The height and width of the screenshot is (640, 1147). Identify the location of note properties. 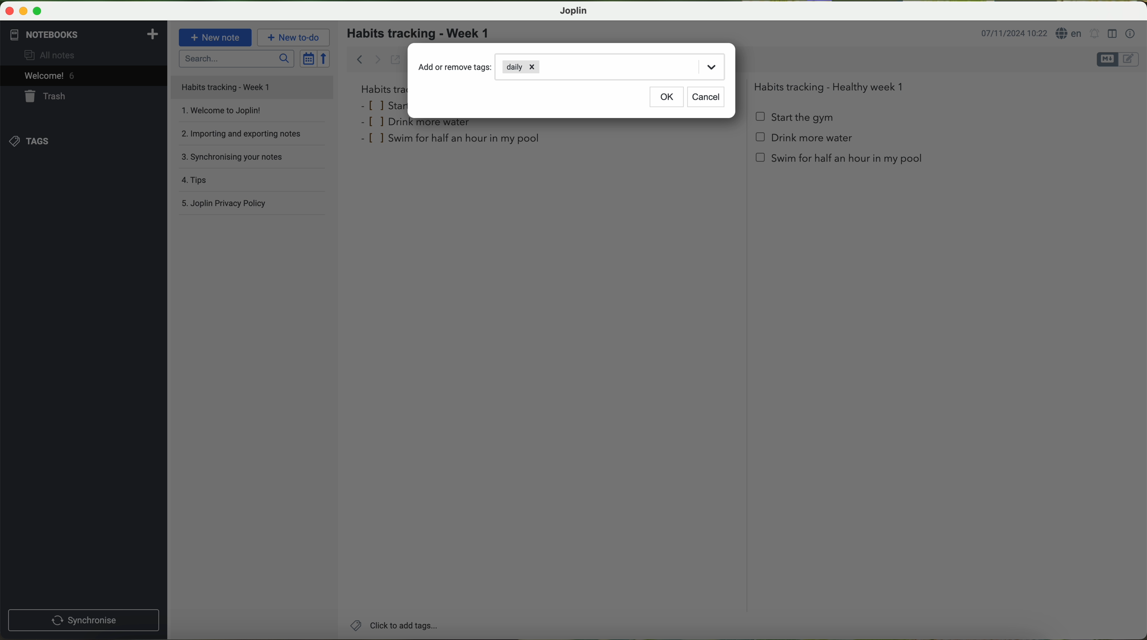
(1131, 34).